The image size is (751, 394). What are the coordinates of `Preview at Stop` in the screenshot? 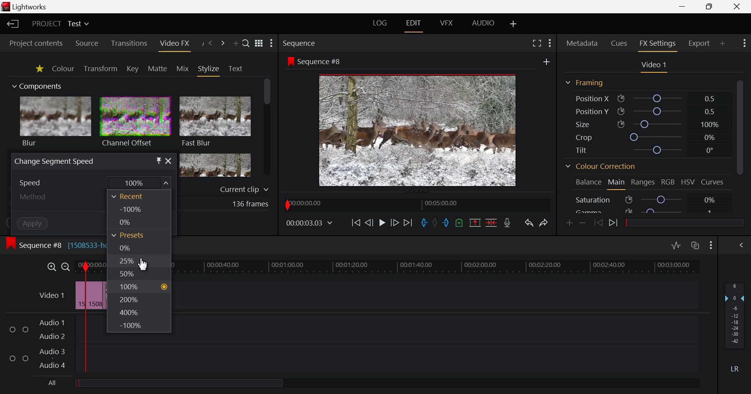 It's located at (427, 129).